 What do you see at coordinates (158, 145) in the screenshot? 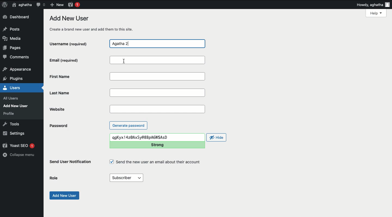
I see `Strong` at bounding box center [158, 145].